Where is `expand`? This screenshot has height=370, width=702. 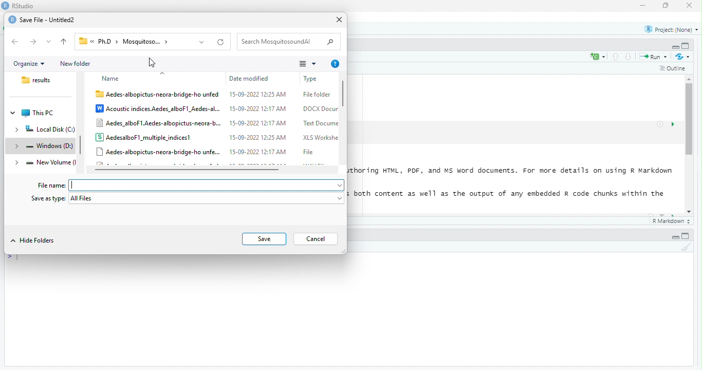 expand is located at coordinates (17, 163).